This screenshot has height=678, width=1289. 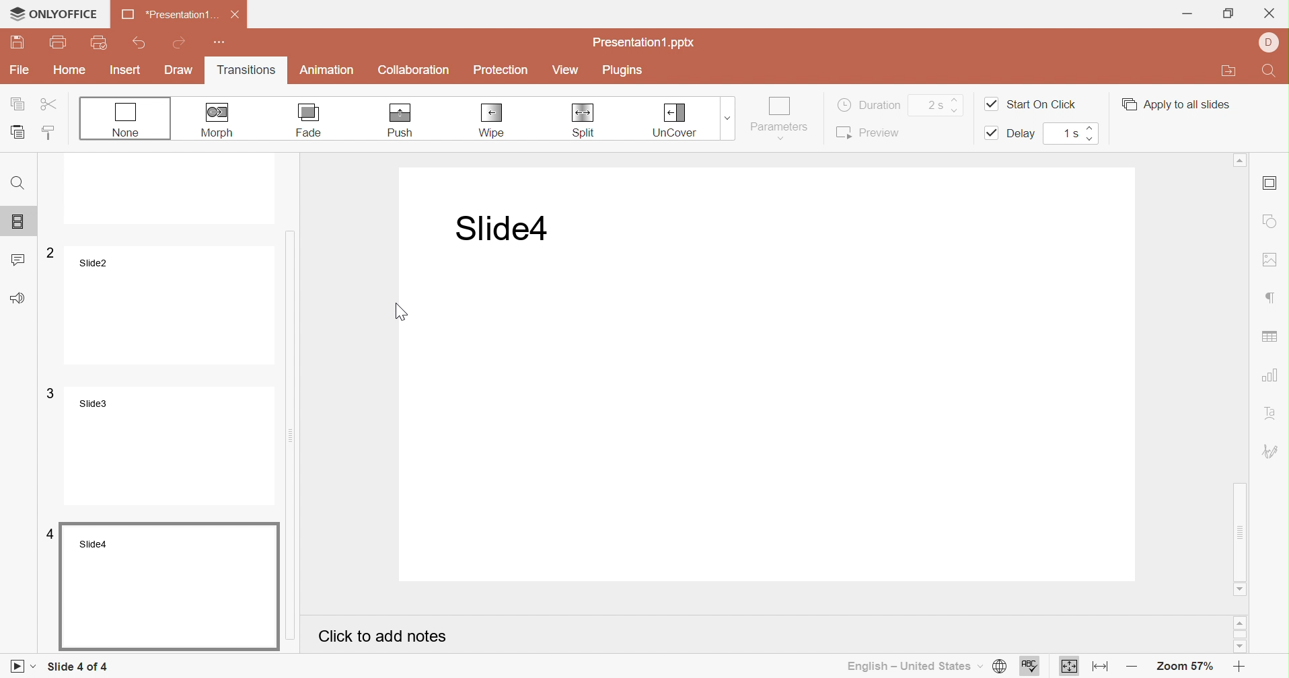 What do you see at coordinates (170, 15) in the screenshot?
I see `*Presentation1 ...` at bounding box center [170, 15].